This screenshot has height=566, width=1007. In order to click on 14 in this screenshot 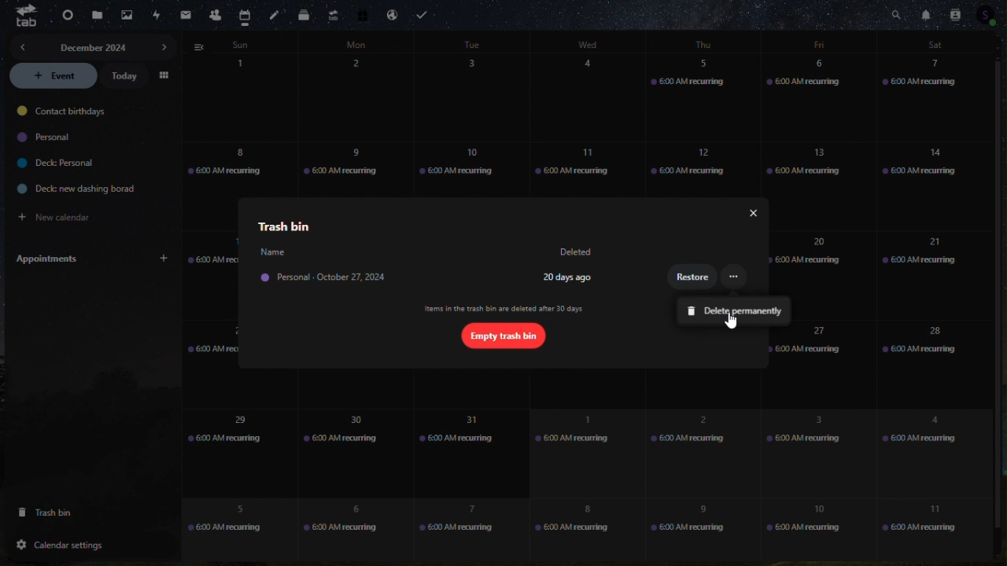, I will do `click(935, 185)`.